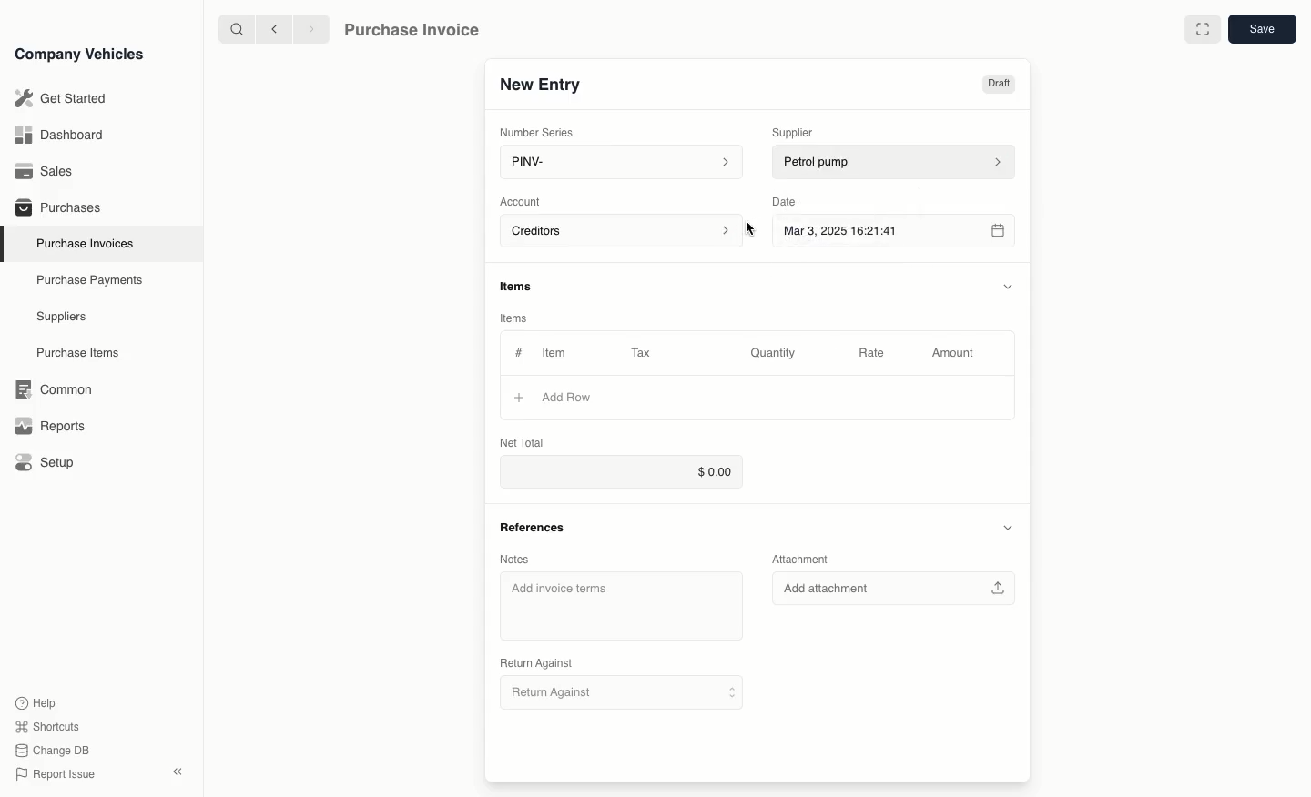  I want to click on collapse, so click(1007, 528).